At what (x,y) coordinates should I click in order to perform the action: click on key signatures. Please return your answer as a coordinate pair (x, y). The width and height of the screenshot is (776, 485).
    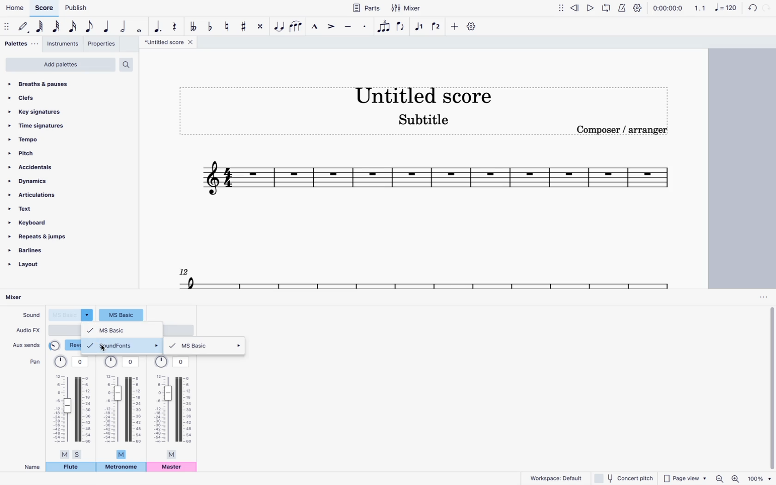
    Looking at the image, I should click on (36, 111).